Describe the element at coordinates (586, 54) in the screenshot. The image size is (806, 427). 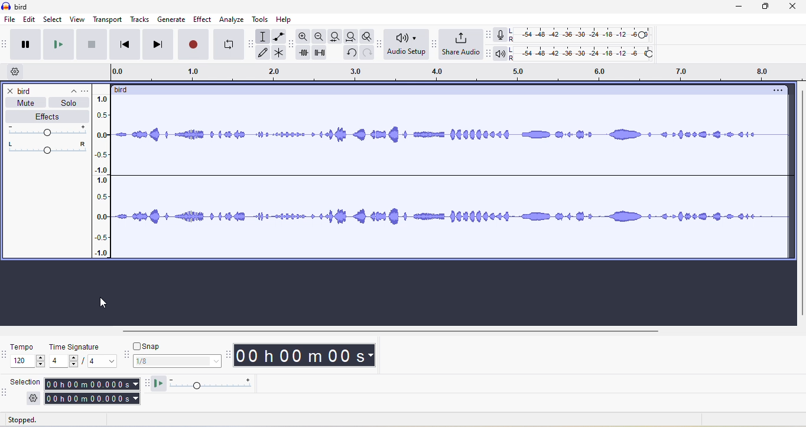
I see `playback level` at that location.